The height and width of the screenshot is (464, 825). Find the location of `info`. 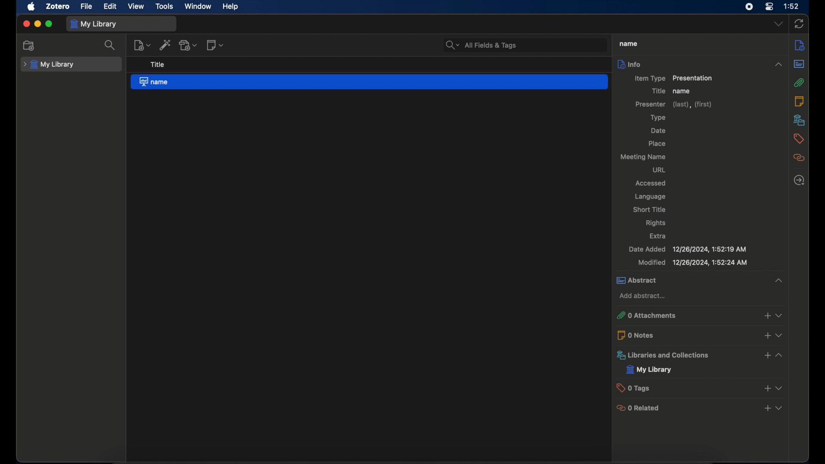

info is located at coordinates (700, 64).